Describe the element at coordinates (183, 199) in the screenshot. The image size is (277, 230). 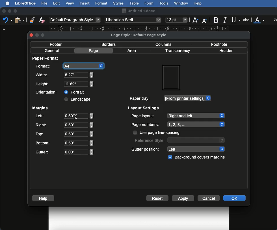
I see `Apply` at that location.